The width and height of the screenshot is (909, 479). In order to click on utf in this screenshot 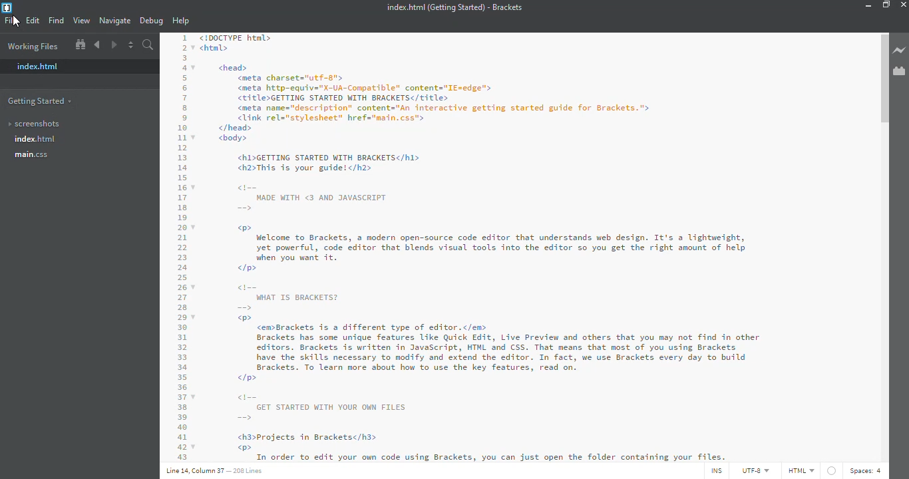, I will do `click(755, 468)`.